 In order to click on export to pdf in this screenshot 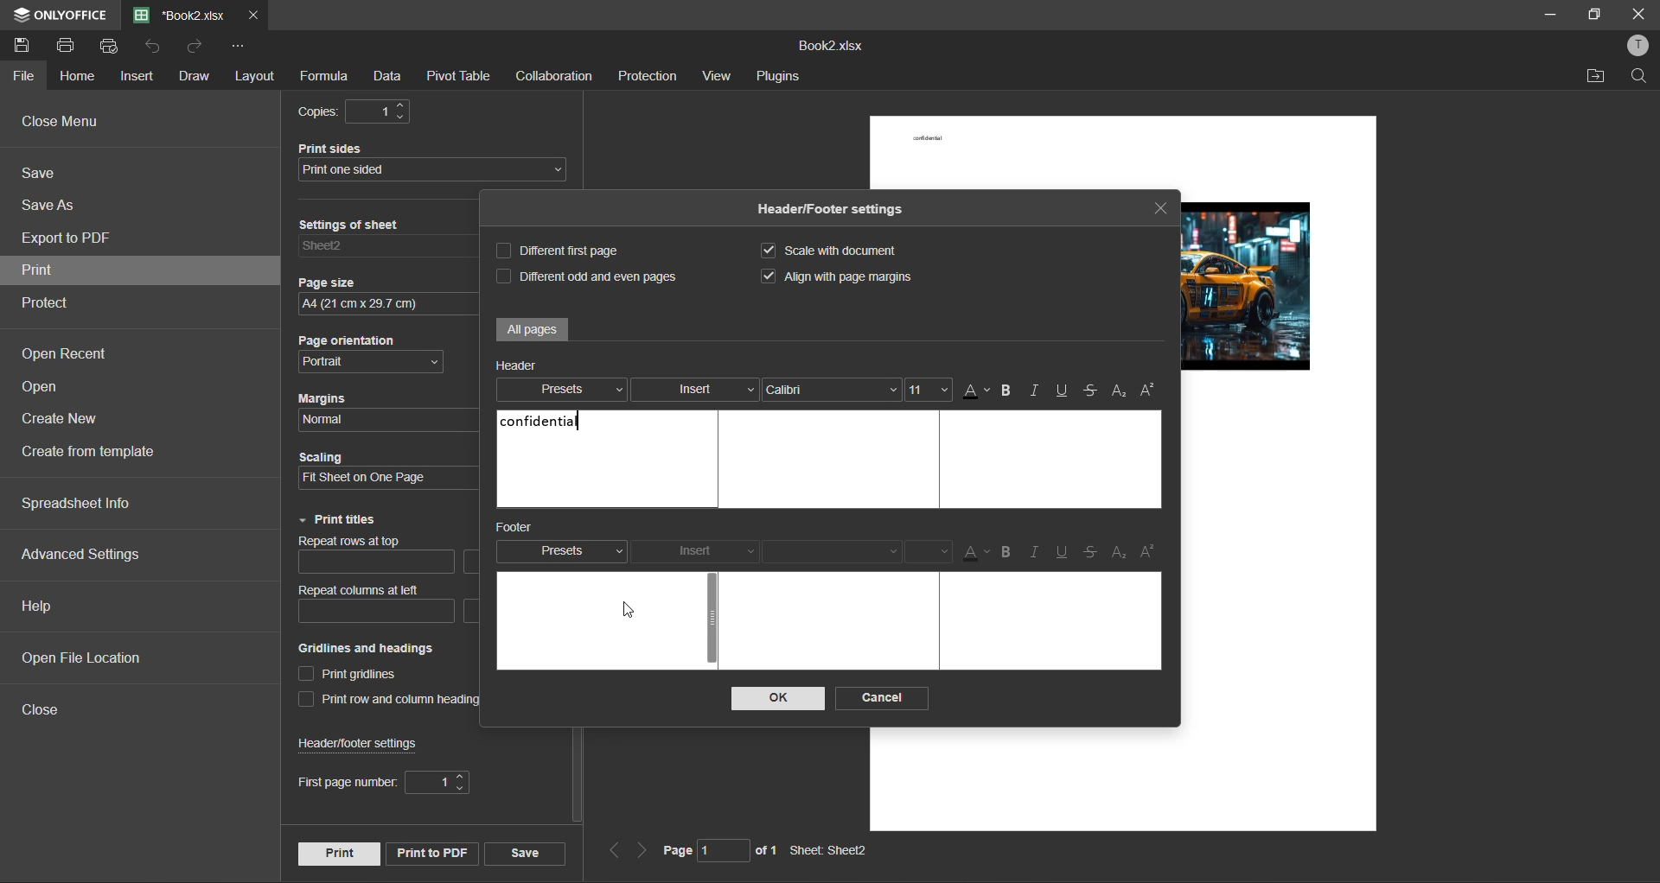, I will do `click(72, 236)`.